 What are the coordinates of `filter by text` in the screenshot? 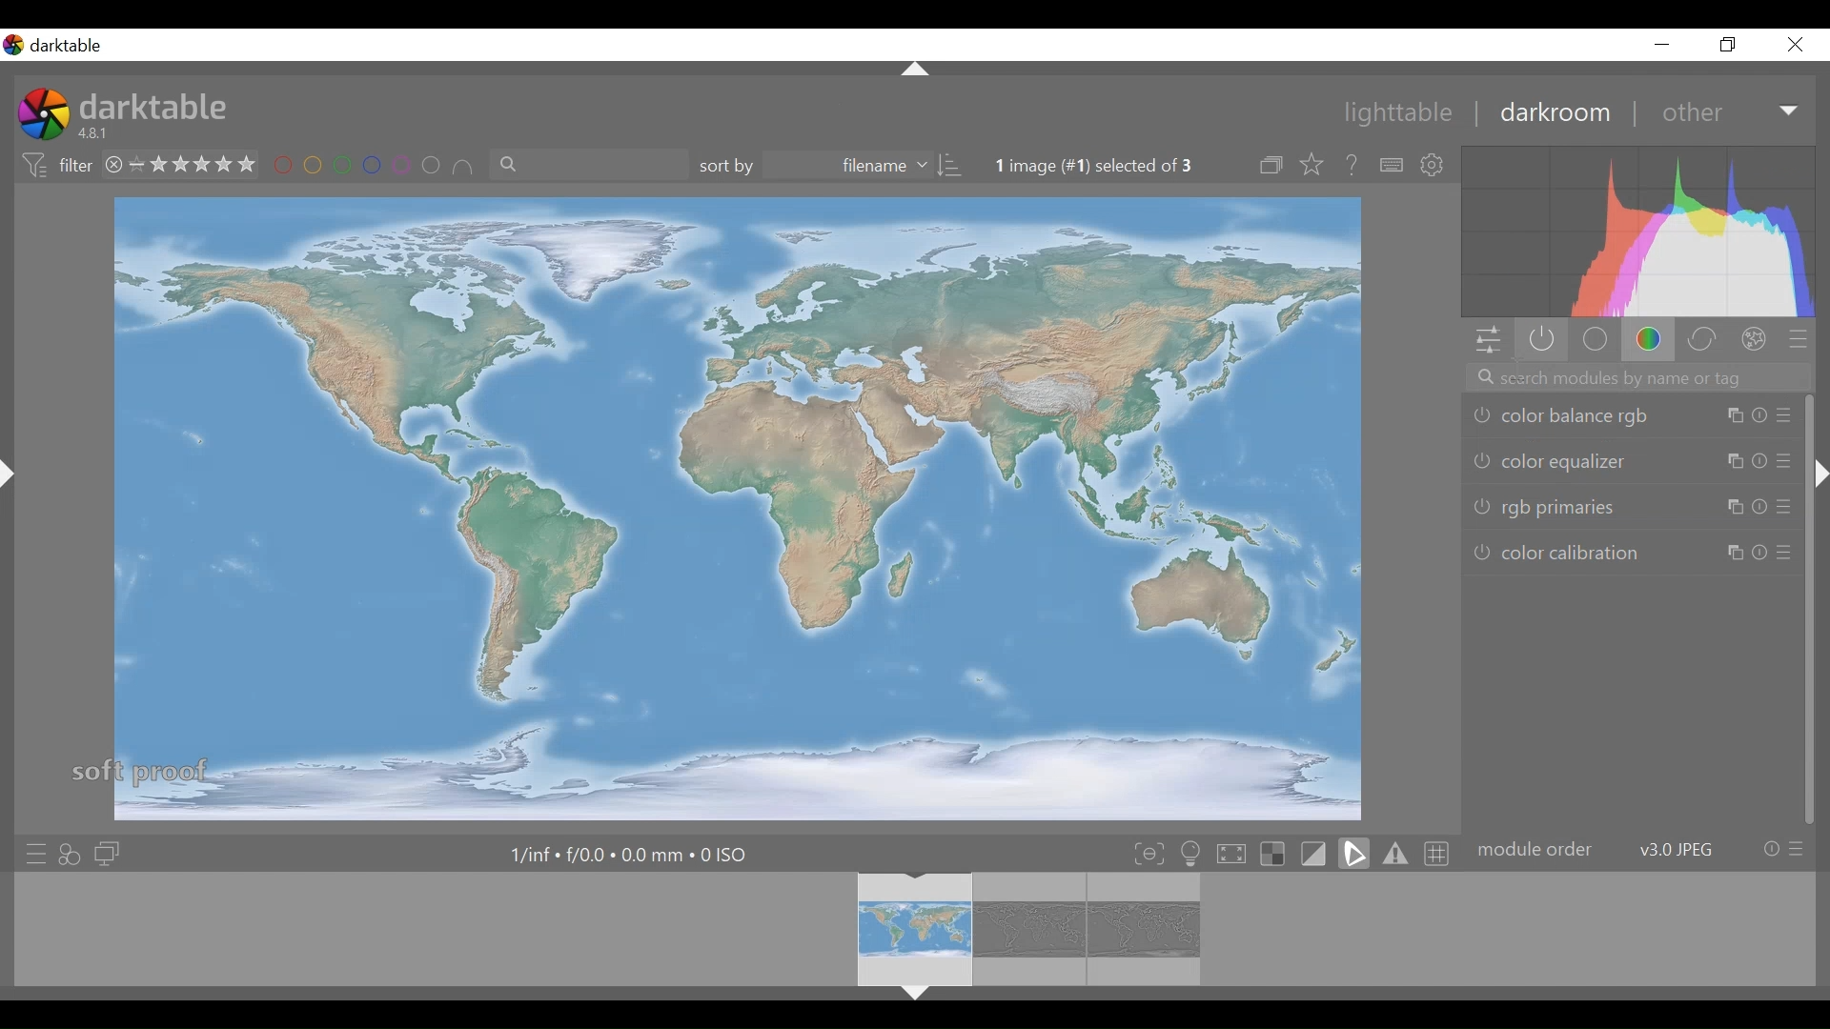 It's located at (588, 168).